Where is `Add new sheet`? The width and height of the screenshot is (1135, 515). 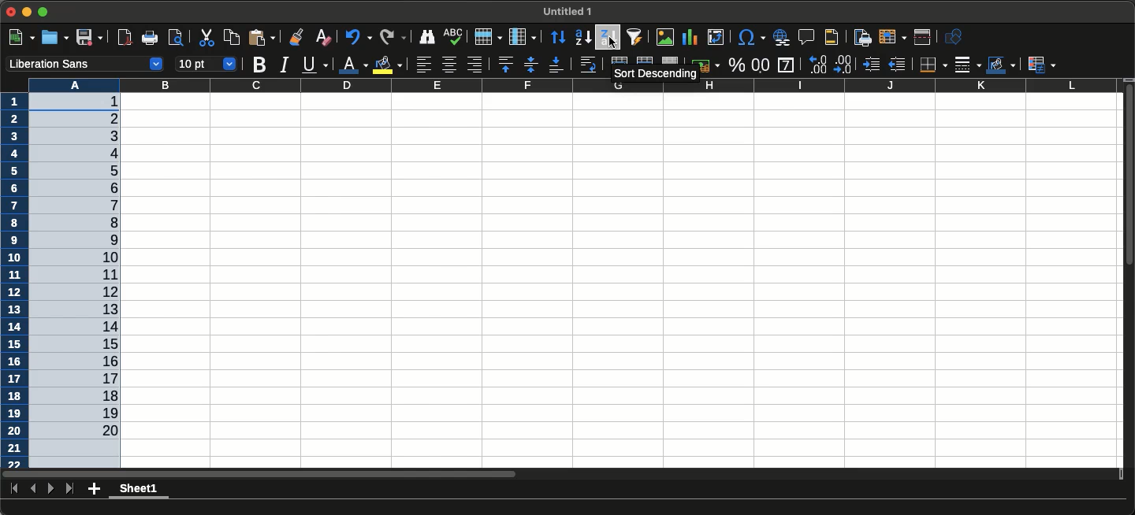 Add new sheet is located at coordinates (94, 489).